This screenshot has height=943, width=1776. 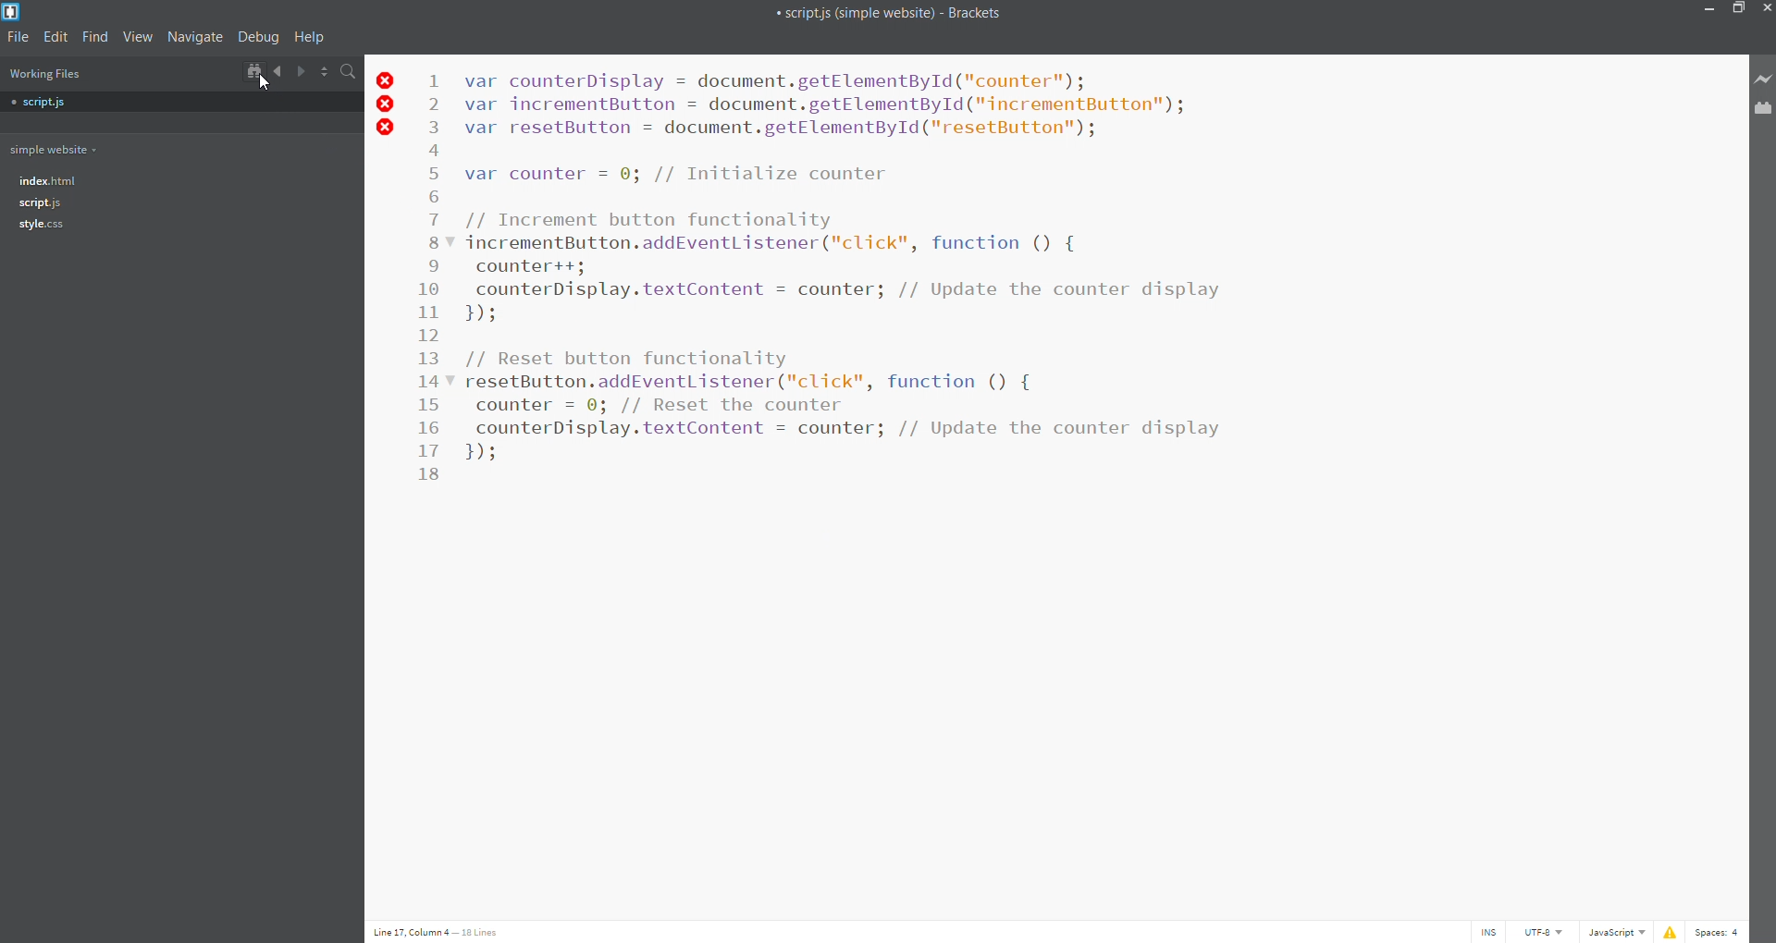 I want to click on Line 17, Column 4 — 18 Lines, so click(x=438, y=932).